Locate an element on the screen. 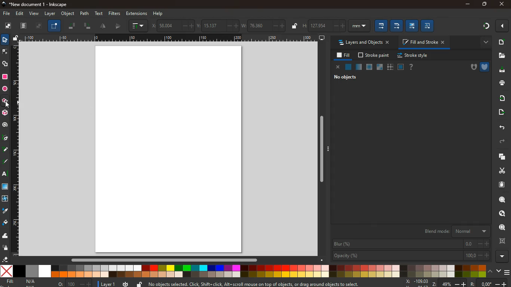  text is located at coordinates (5, 173).